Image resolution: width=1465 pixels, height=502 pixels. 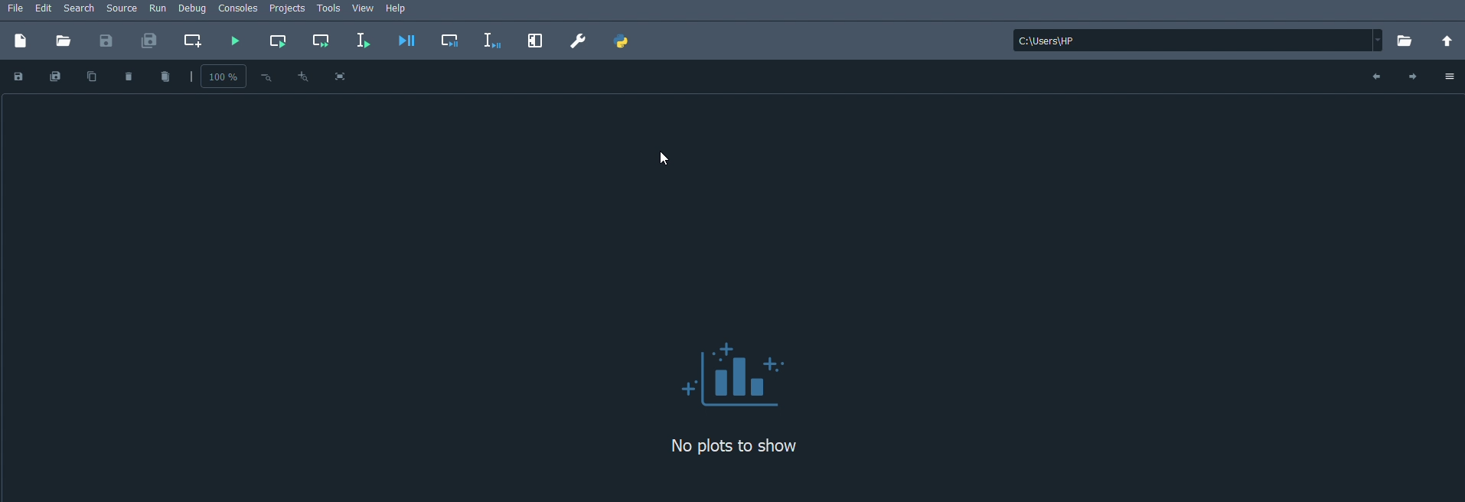 I want to click on zoom in, so click(x=303, y=76).